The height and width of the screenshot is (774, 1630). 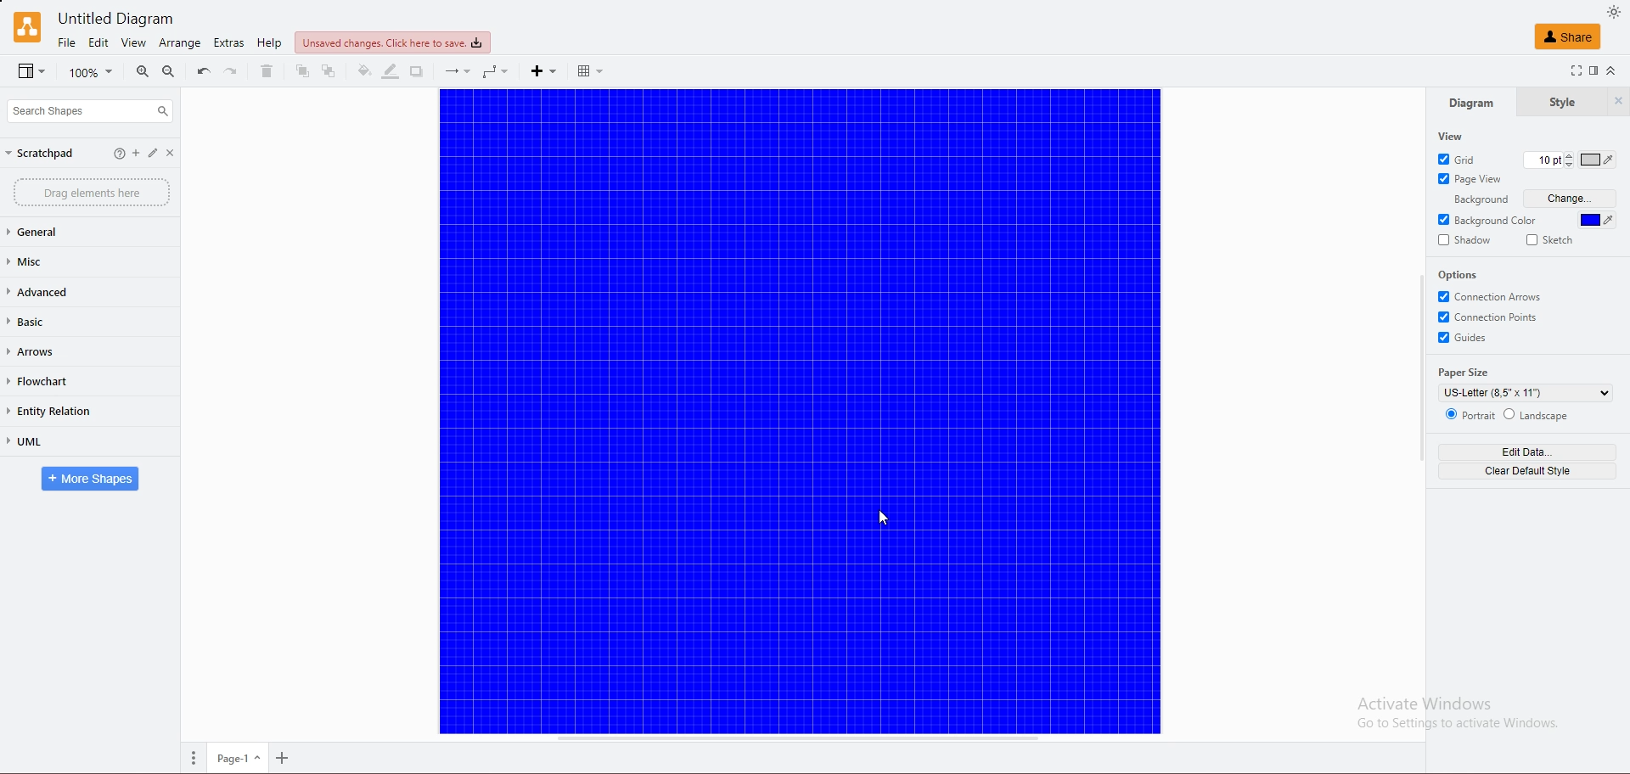 What do you see at coordinates (72, 291) in the screenshot?
I see `advanced` at bounding box center [72, 291].